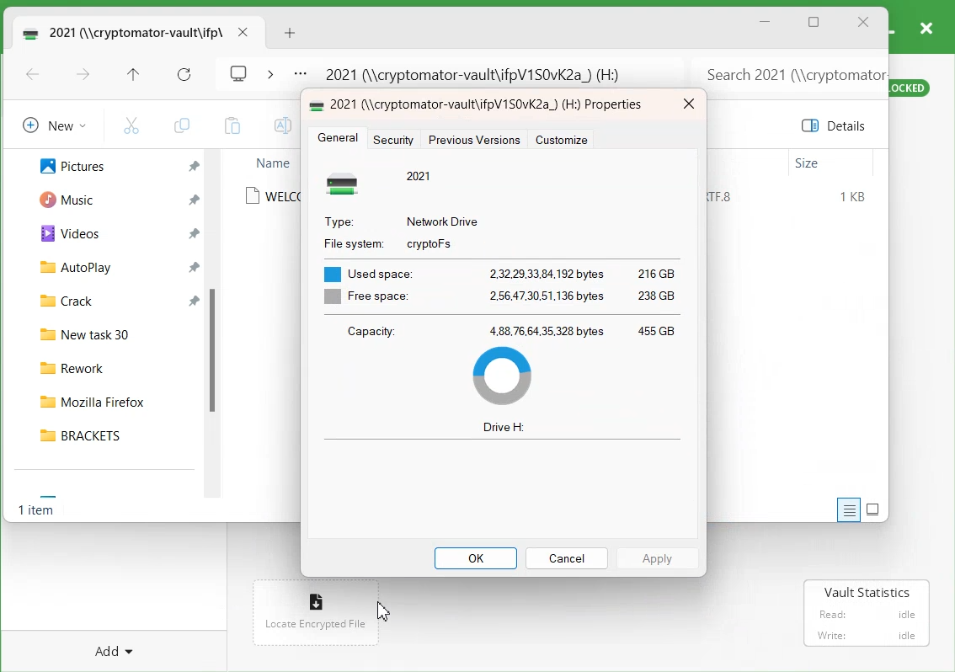  What do you see at coordinates (115, 648) in the screenshot?
I see `Add ` at bounding box center [115, 648].